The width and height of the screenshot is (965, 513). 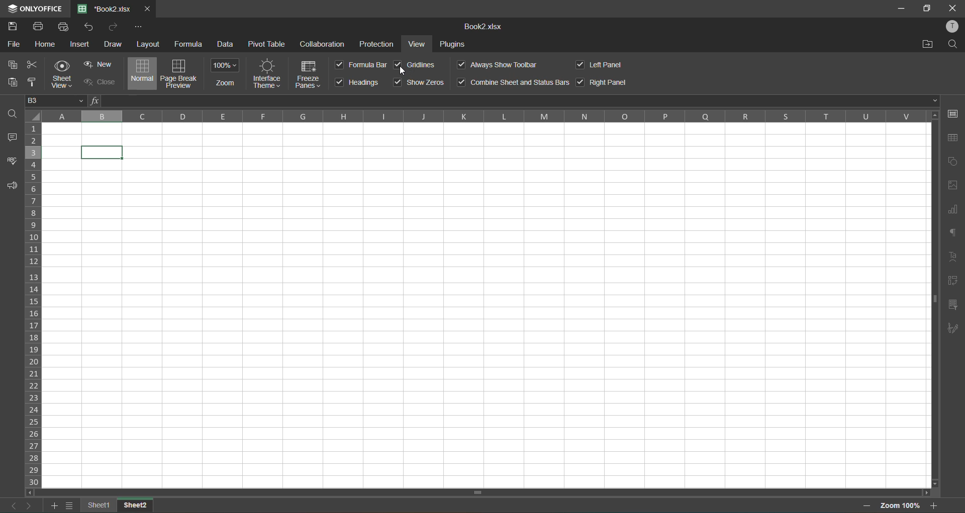 I want to click on formula bar, so click(x=360, y=65).